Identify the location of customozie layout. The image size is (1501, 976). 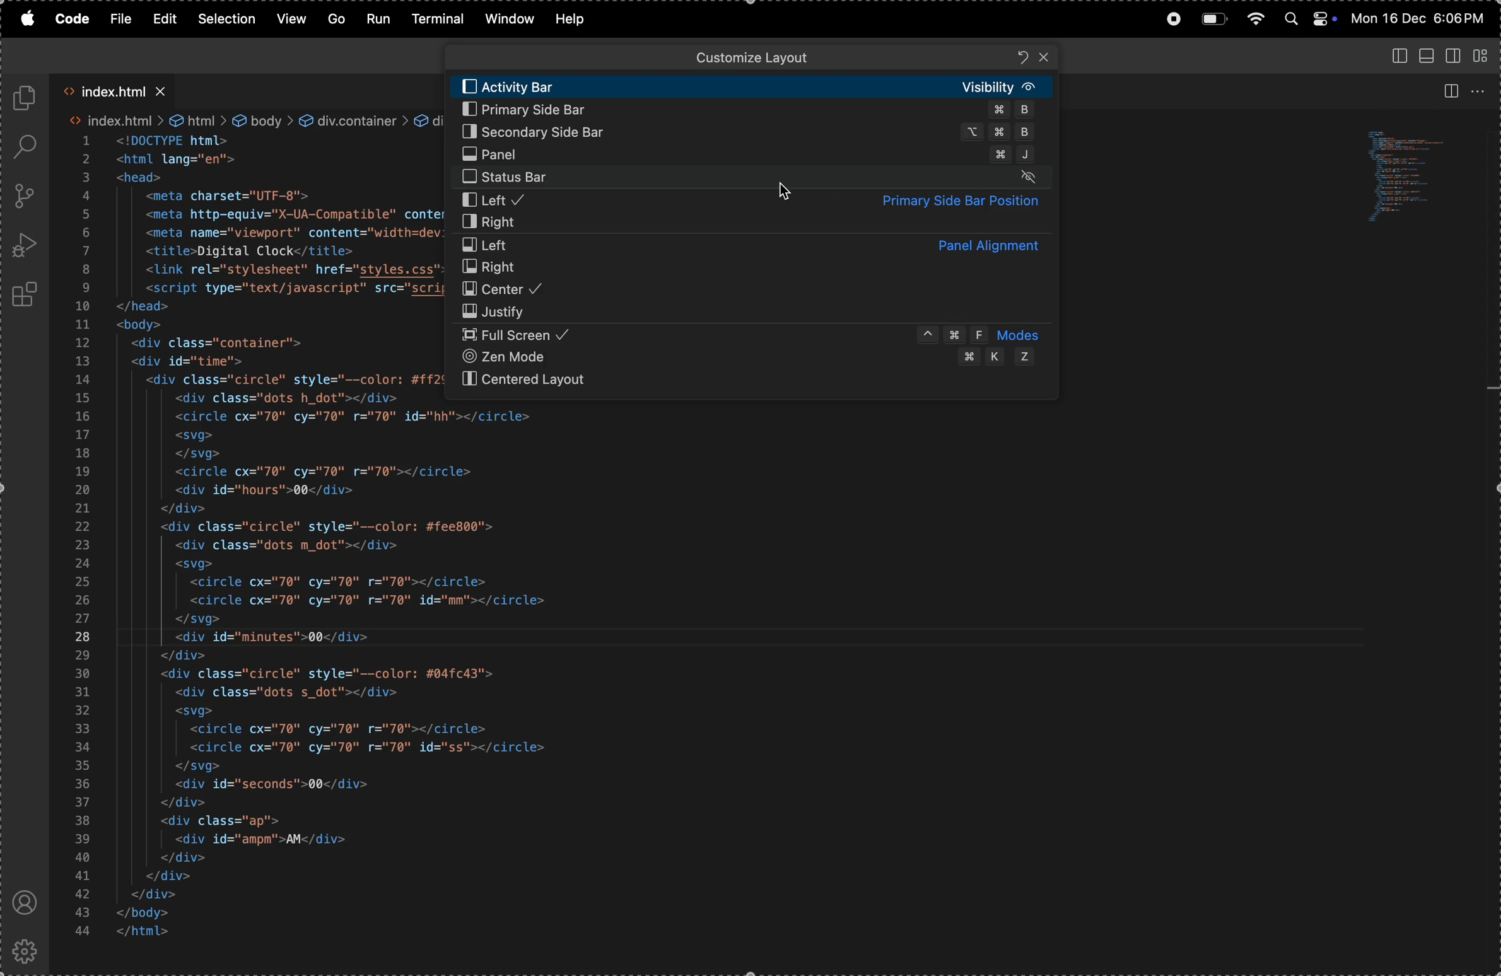
(1481, 54).